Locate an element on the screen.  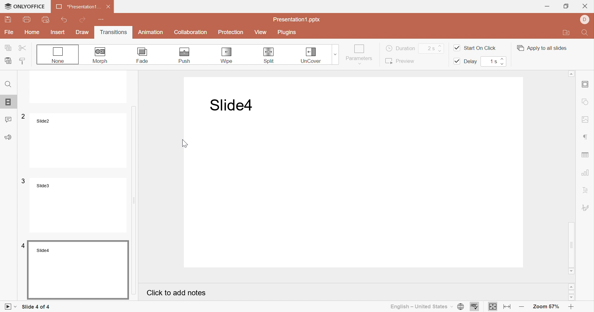
Click to add notes is located at coordinates (177, 293).